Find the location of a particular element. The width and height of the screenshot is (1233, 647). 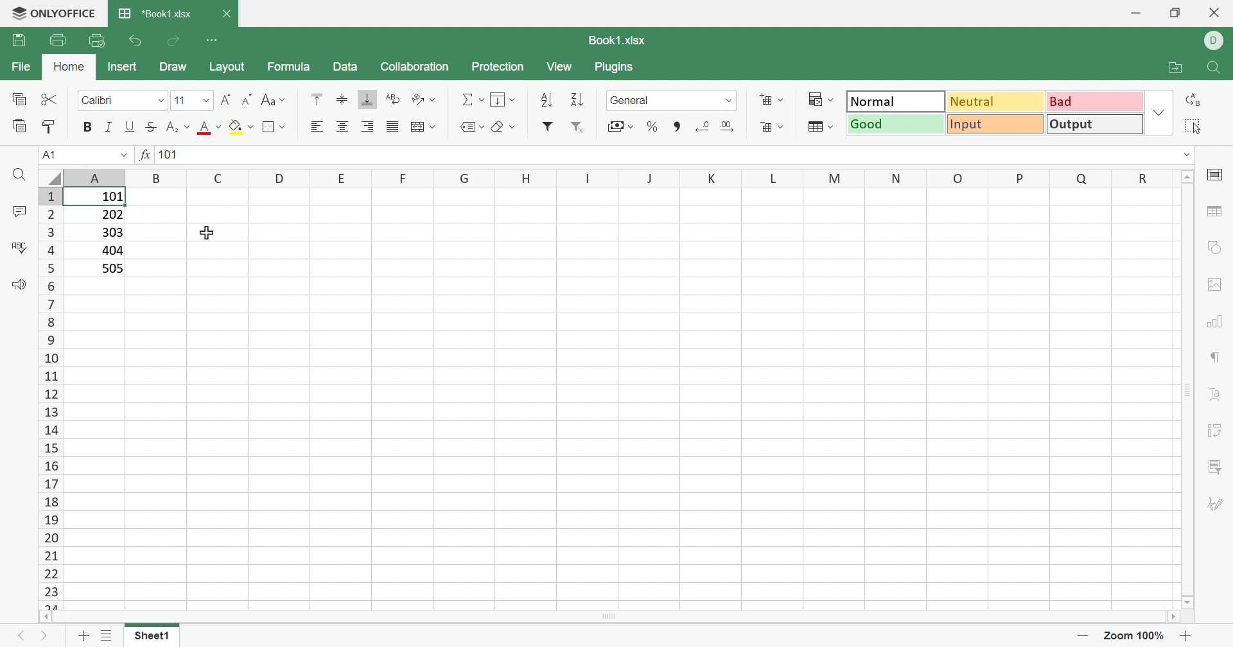

chart settings is located at coordinates (1219, 323).